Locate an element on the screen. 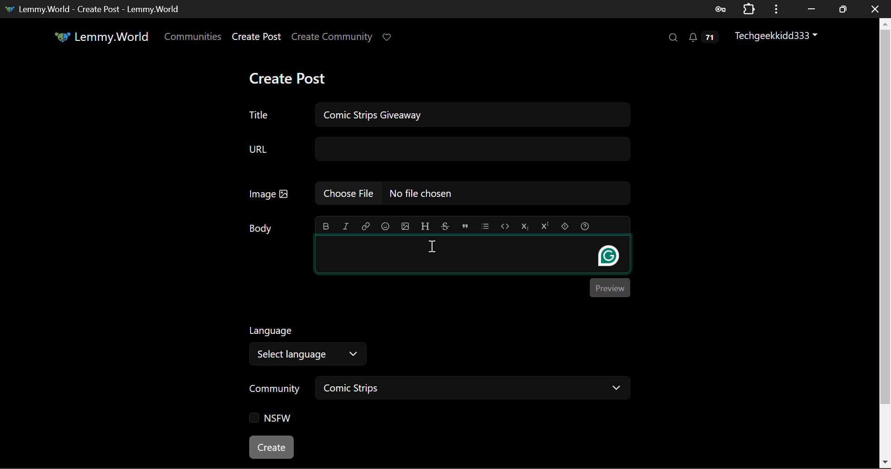 Image resolution: width=891 pixels, height=469 pixels. spoiler is located at coordinates (564, 226).